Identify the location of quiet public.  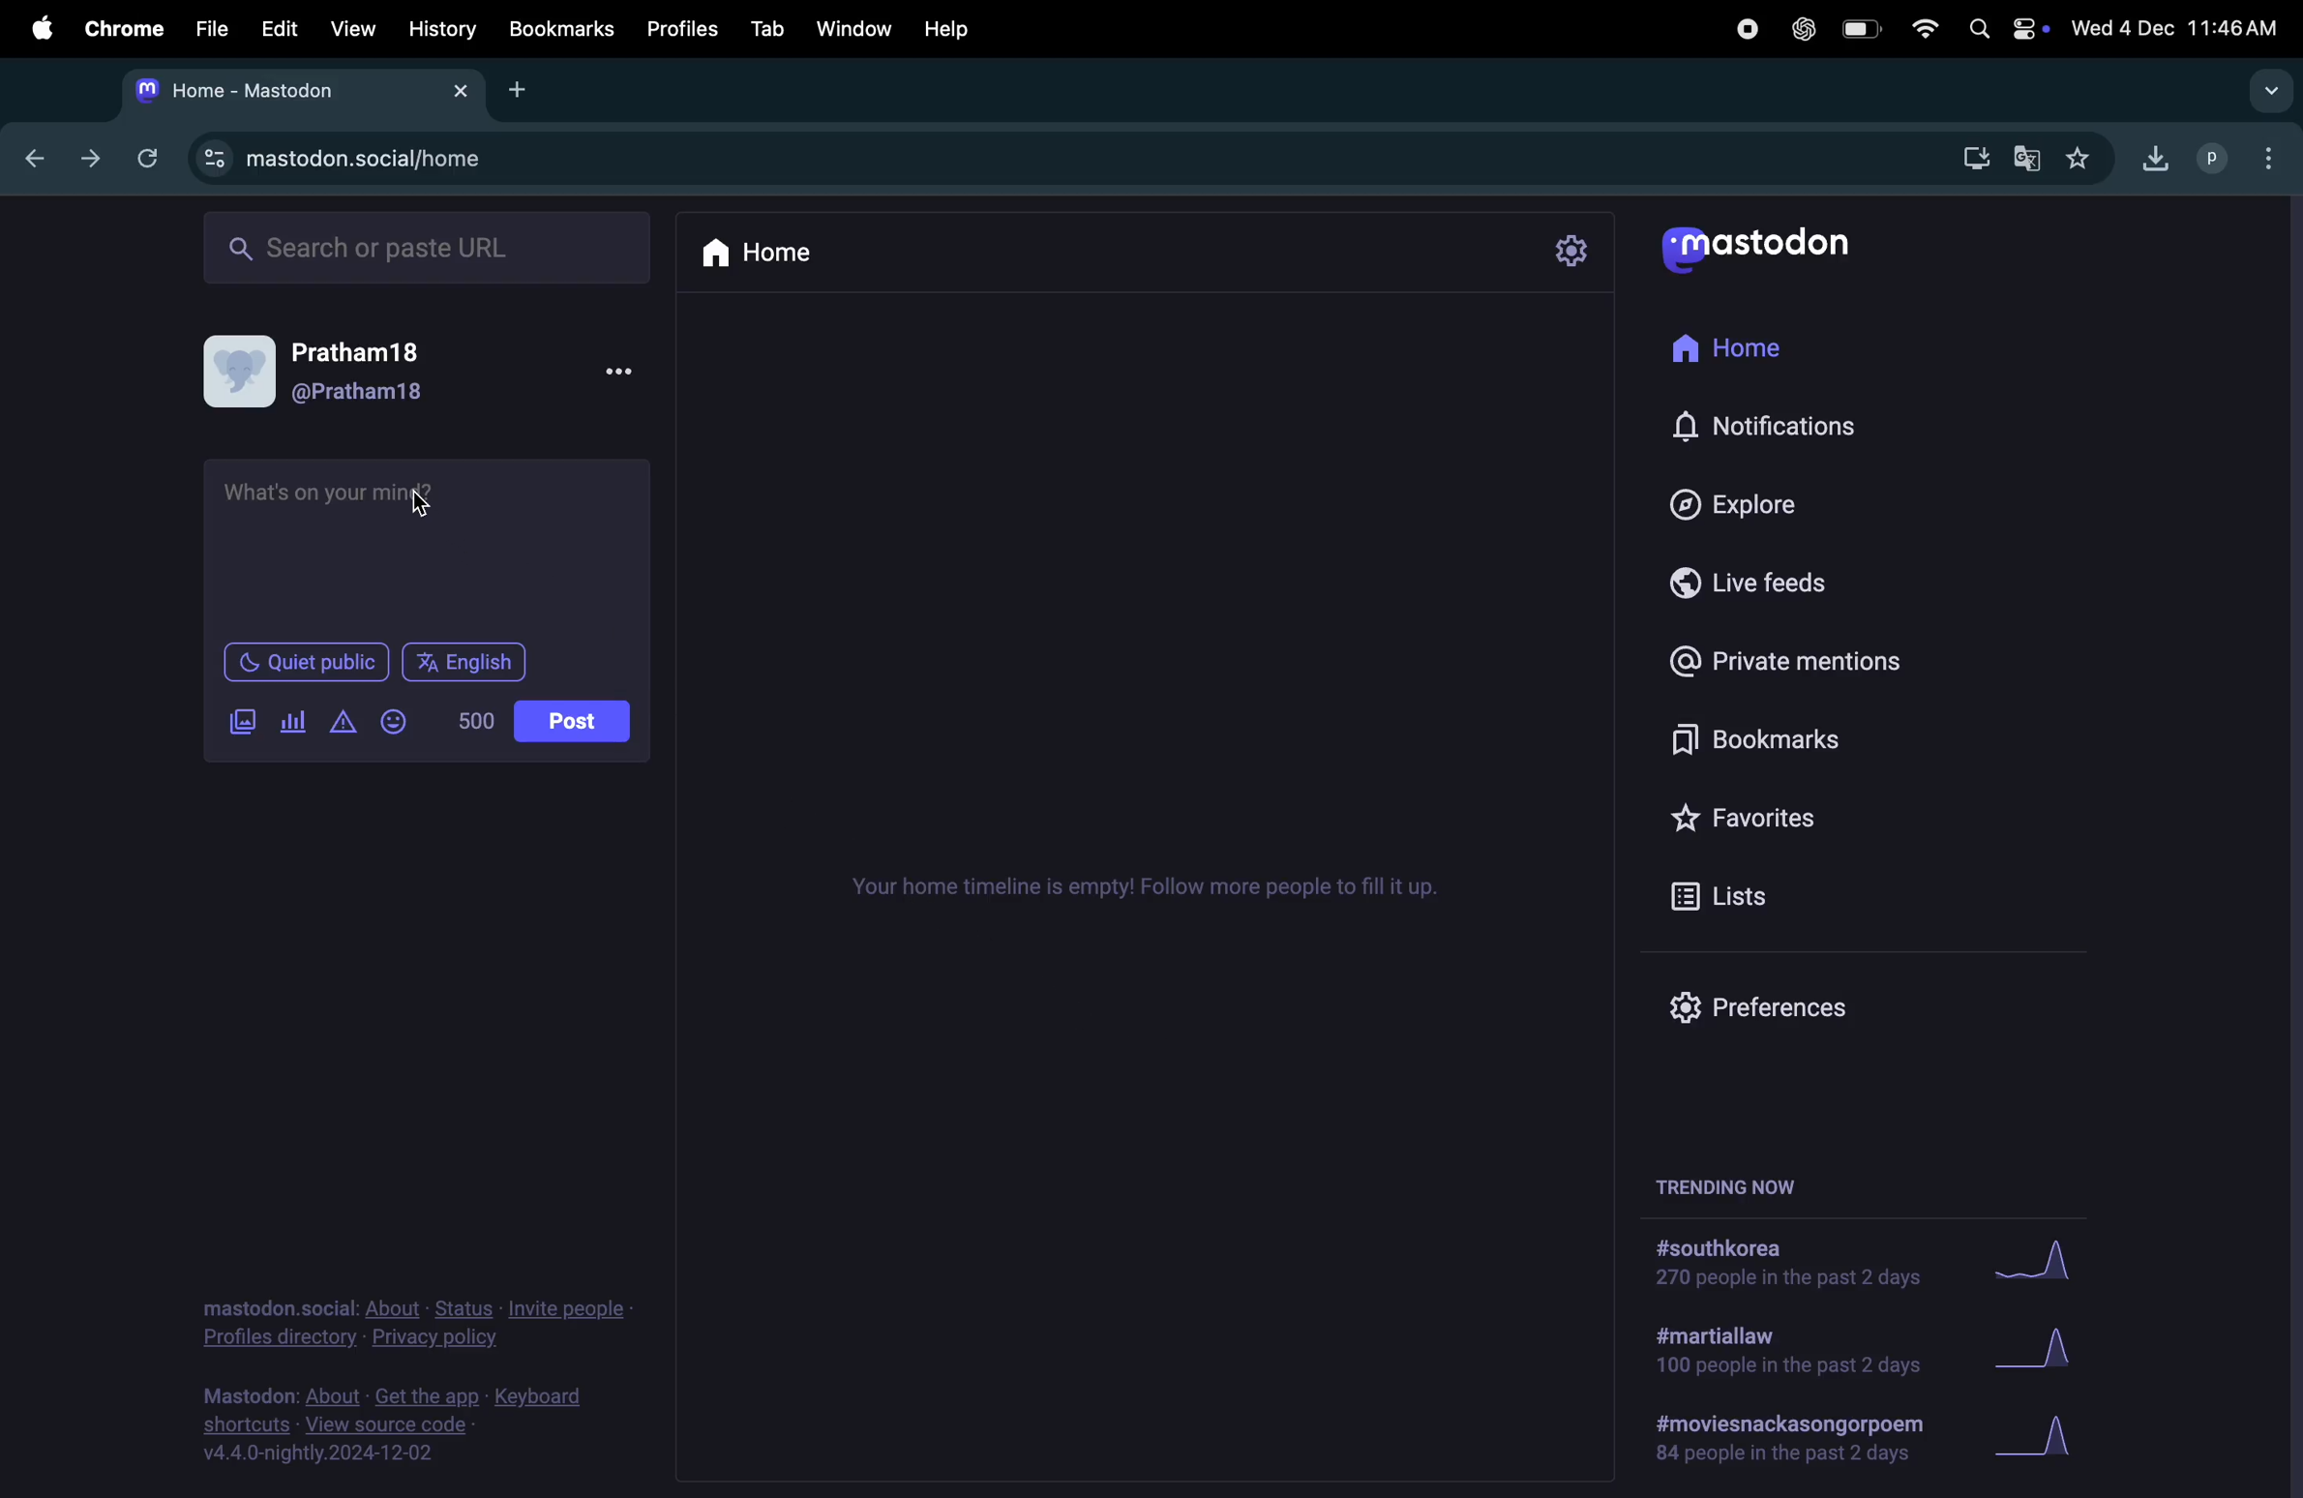
(304, 662).